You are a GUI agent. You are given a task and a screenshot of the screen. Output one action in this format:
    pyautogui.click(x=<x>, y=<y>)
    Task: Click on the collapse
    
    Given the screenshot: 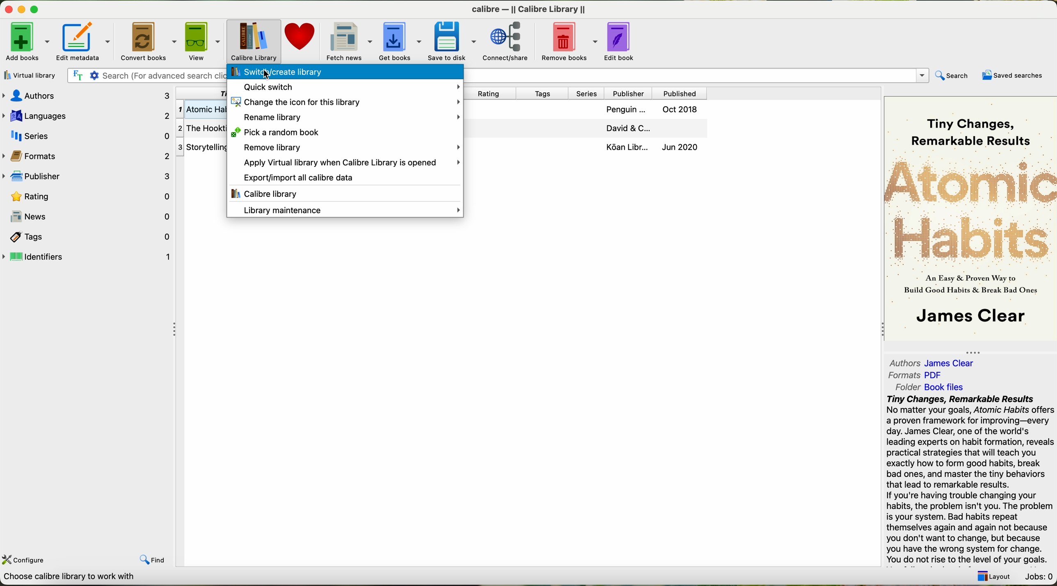 What is the action you would take?
    pyautogui.click(x=977, y=350)
    